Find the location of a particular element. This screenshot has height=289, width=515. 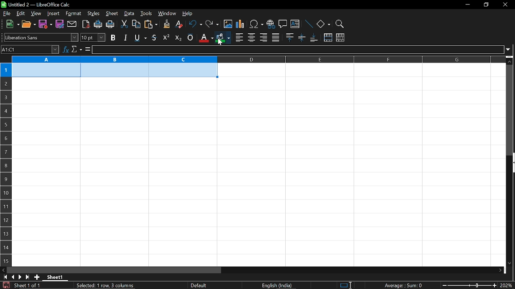

save  is located at coordinates (5, 285).